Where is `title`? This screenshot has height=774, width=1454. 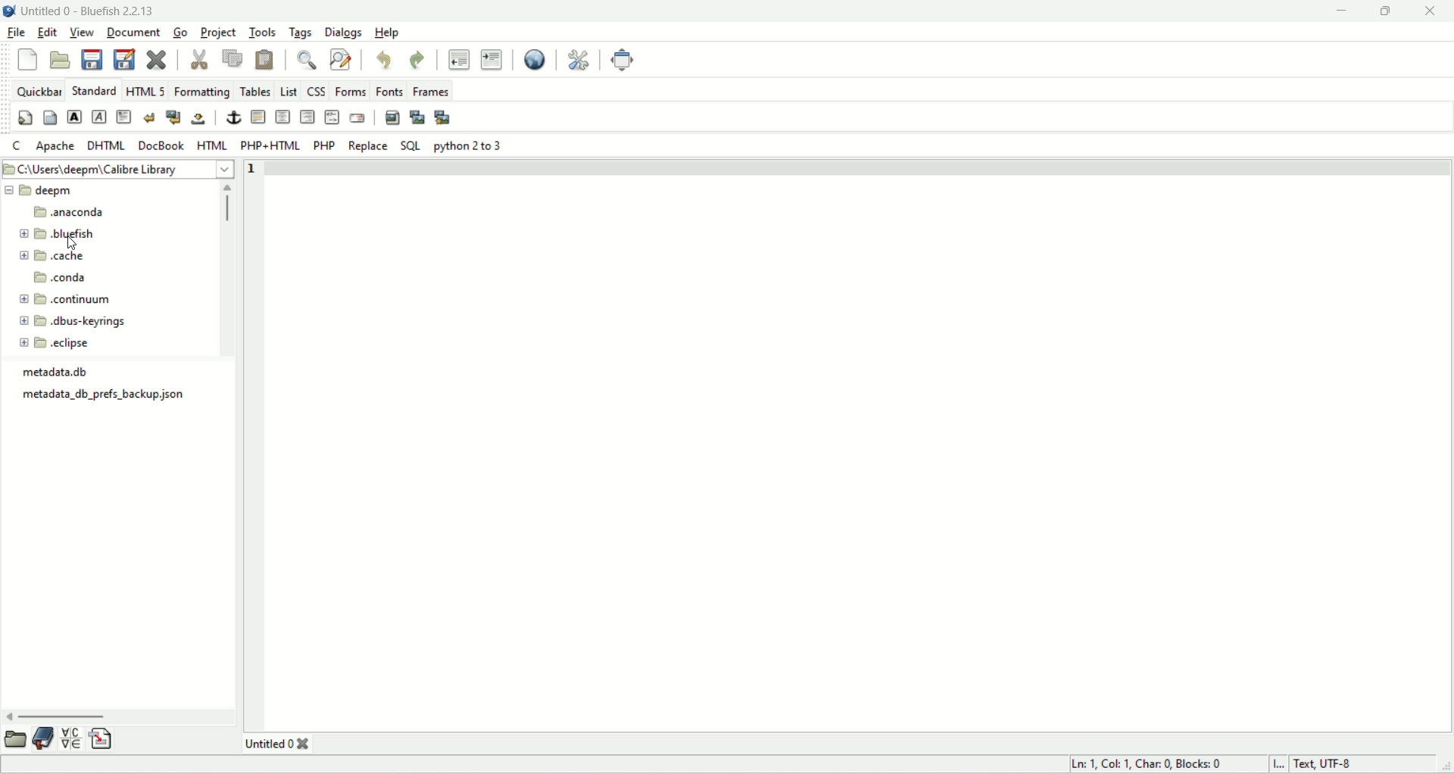 title is located at coordinates (89, 11).